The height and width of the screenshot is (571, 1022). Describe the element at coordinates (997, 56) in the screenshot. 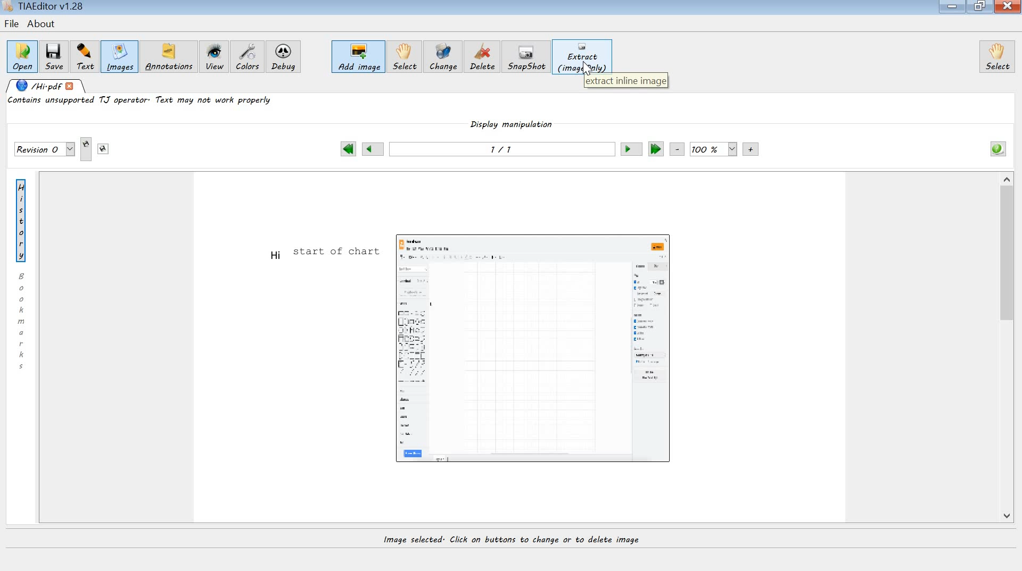

I see `select` at that location.